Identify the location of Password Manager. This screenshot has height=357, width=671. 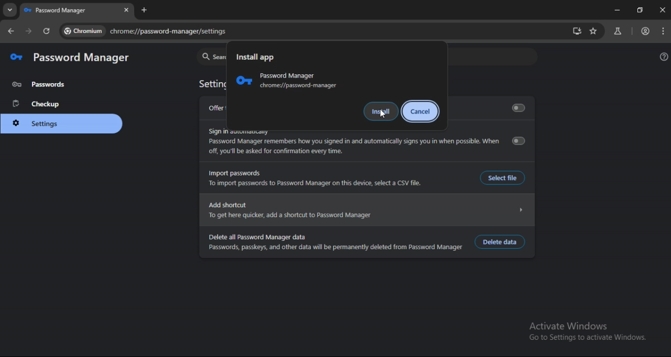
(299, 81).